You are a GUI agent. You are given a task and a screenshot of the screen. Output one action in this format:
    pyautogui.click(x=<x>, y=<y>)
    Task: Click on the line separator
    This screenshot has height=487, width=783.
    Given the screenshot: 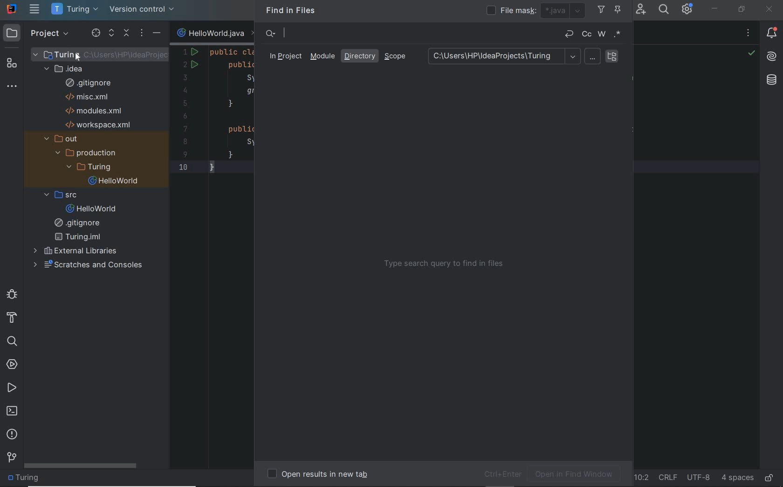 What is the action you would take?
    pyautogui.click(x=669, y=478)
    